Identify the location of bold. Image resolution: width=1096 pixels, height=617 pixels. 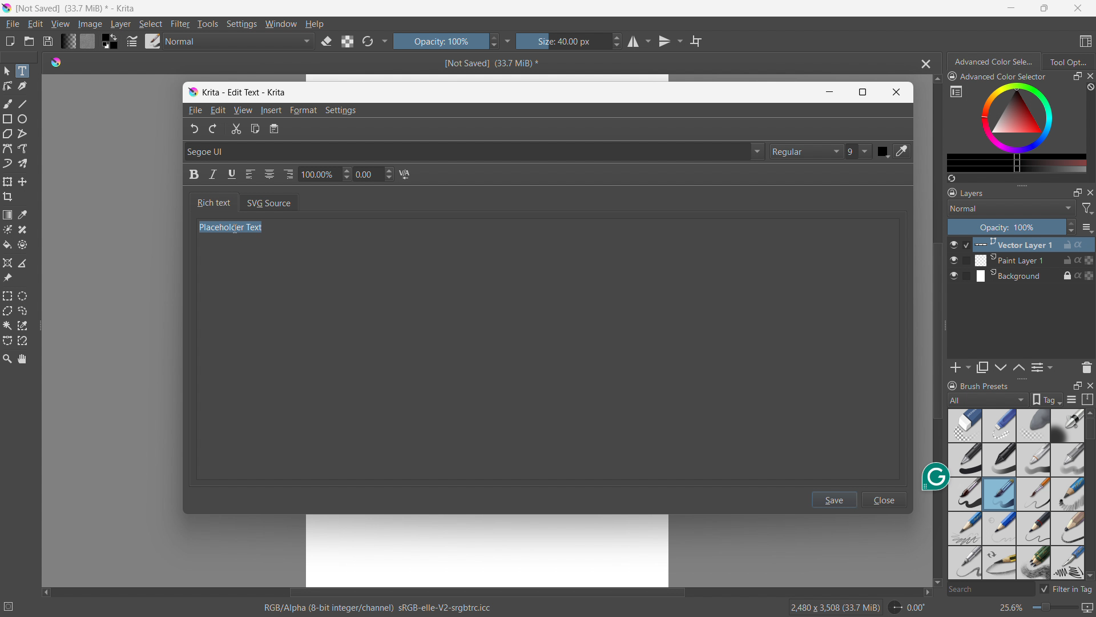
(195, 174).